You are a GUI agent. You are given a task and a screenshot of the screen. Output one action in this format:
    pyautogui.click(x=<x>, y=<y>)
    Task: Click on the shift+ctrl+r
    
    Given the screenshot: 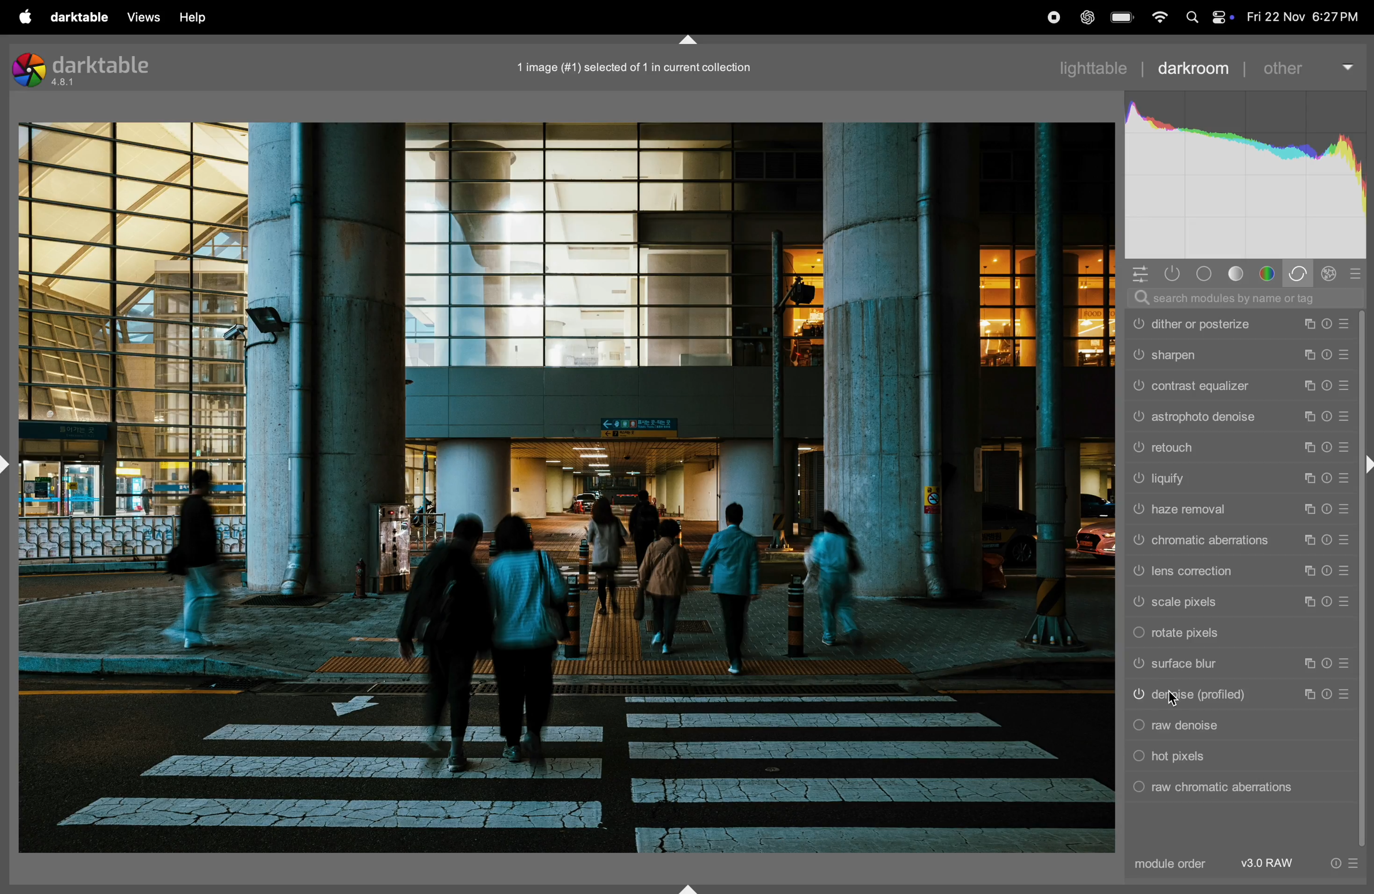 What is the action you would take?
    pyautogui.click(x=1365, y=464)
    